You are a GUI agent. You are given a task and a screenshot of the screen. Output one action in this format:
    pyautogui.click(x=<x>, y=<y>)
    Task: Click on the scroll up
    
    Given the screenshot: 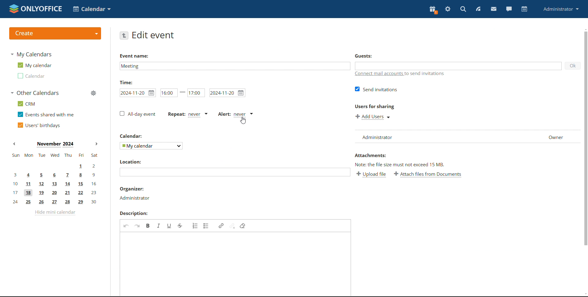 What is the action you would take?
    pyautogui.click(x=584, y=28)
    